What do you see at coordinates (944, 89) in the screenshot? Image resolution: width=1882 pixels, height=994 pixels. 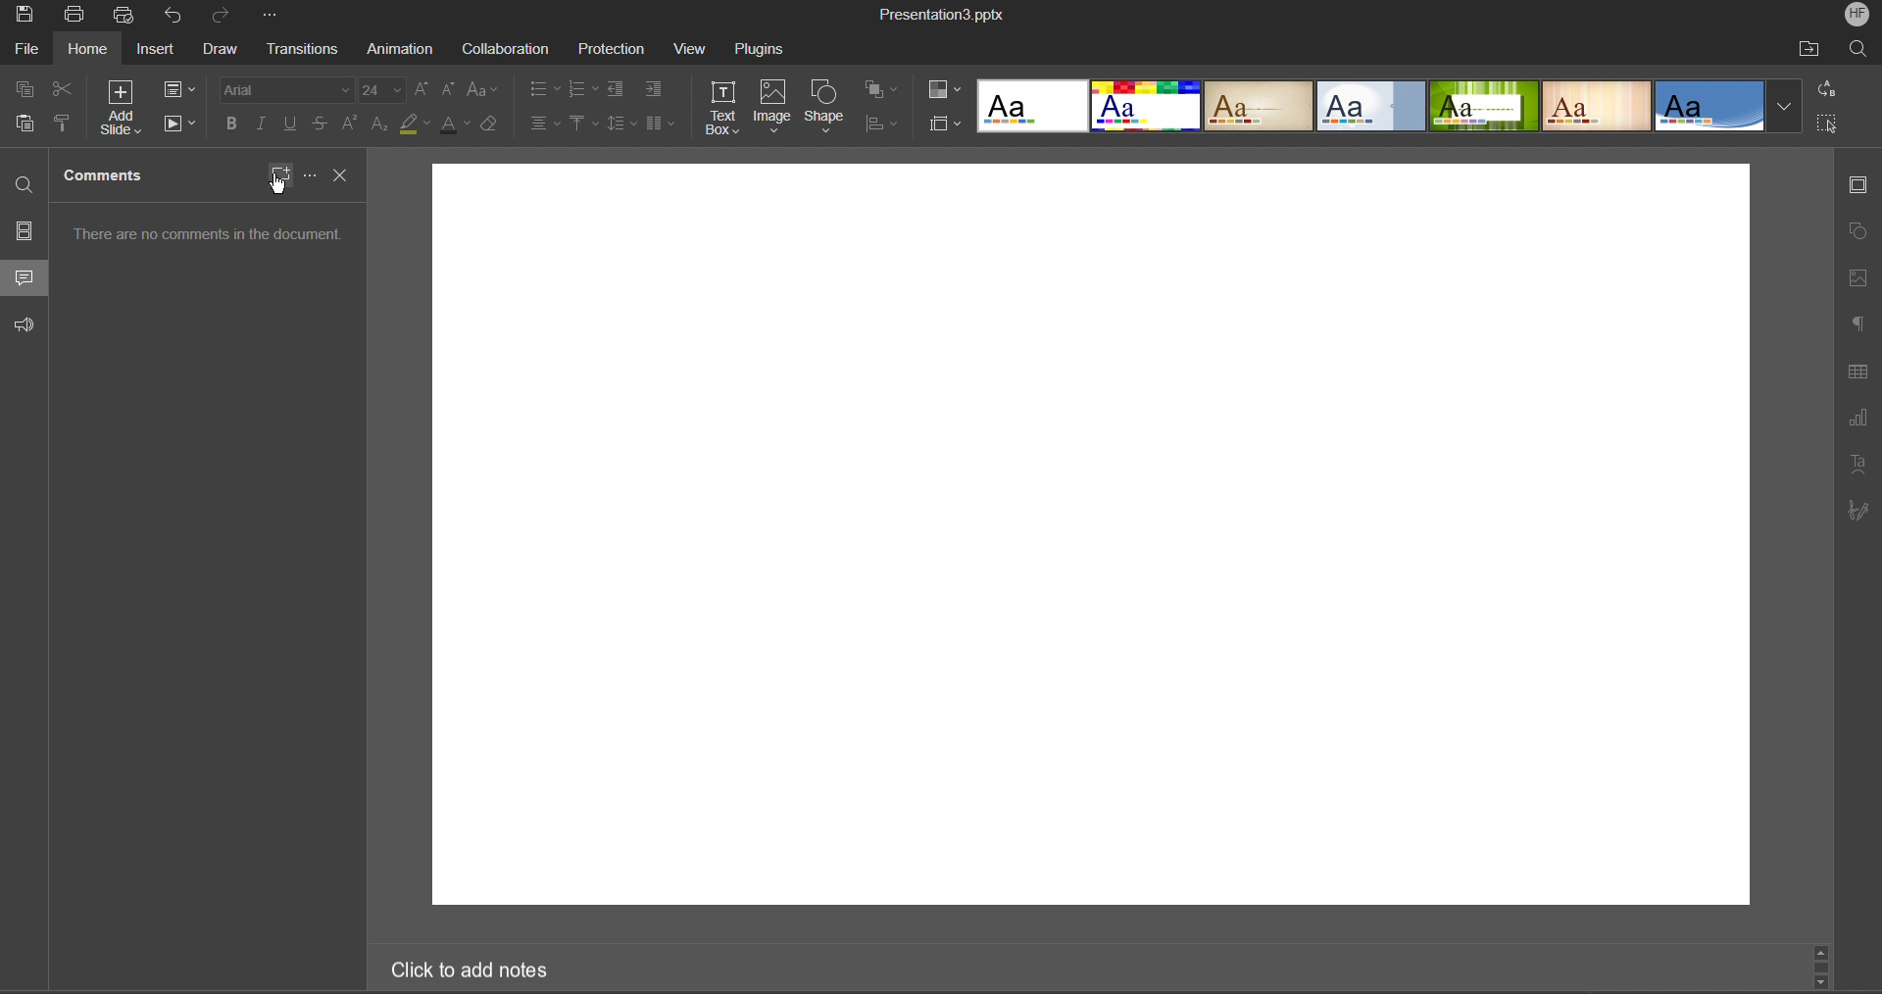 I see `Colors` at bounding box center [944, 89].